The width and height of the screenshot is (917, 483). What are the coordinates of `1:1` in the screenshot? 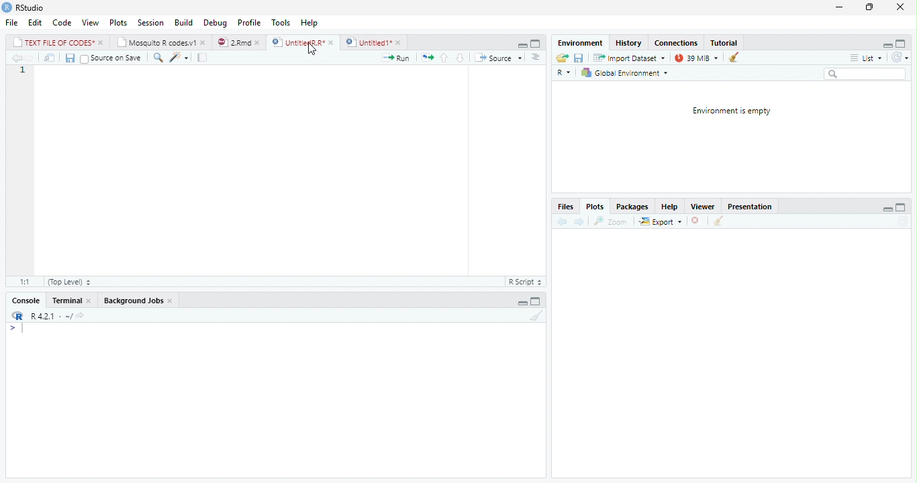 It's located at (26, 281).